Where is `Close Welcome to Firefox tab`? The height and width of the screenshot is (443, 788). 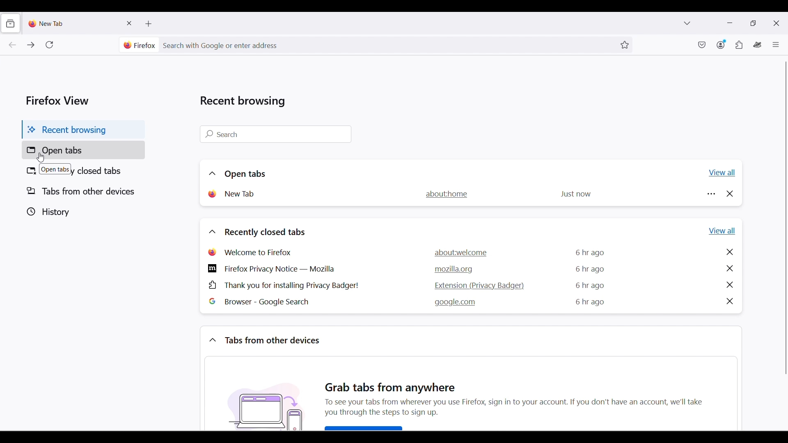 Close Welcome to Firefox tab is located at coordinates (730, 252).